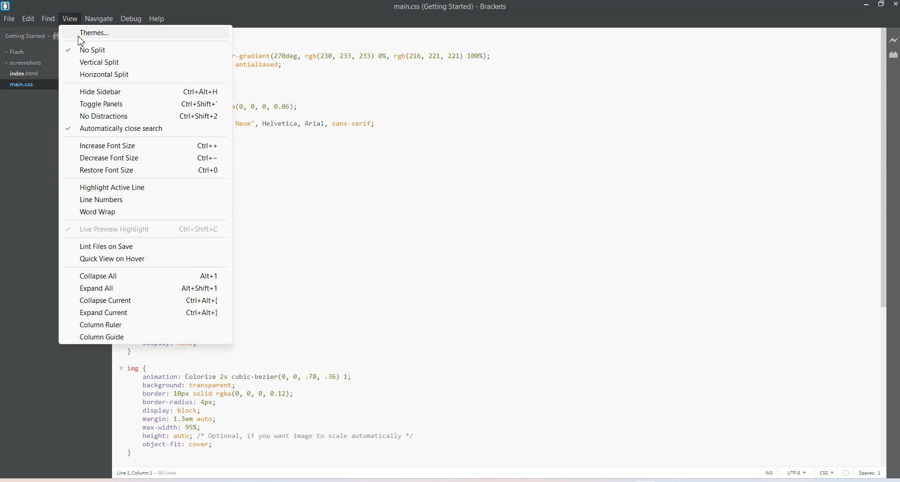 This screenshot has width=900, height=482. What do you see at coordinates (143, 288) in the screenshot?
I see `Expand All` at bounding box center [143, 288].